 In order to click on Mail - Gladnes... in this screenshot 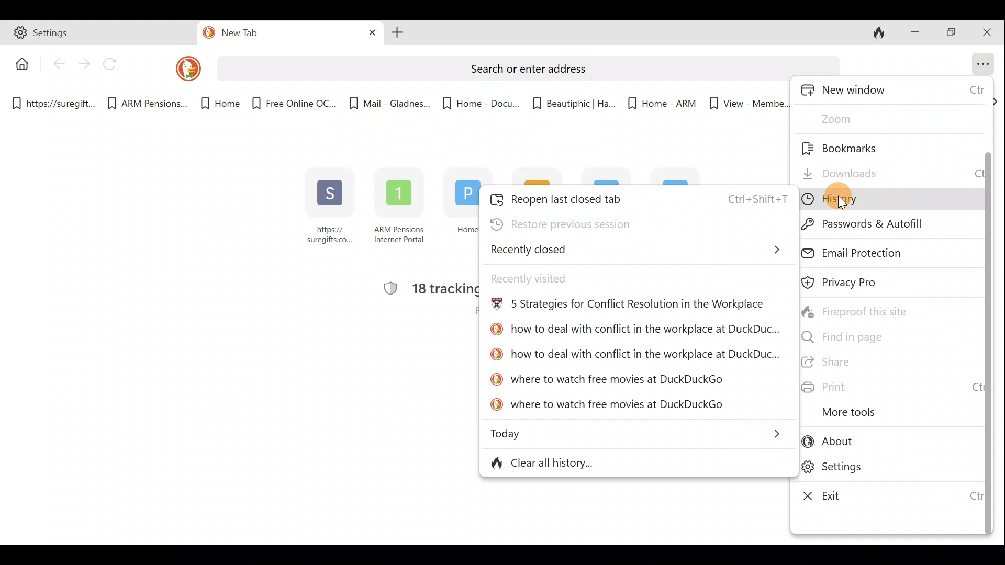, I will do `click(389, 99)`.